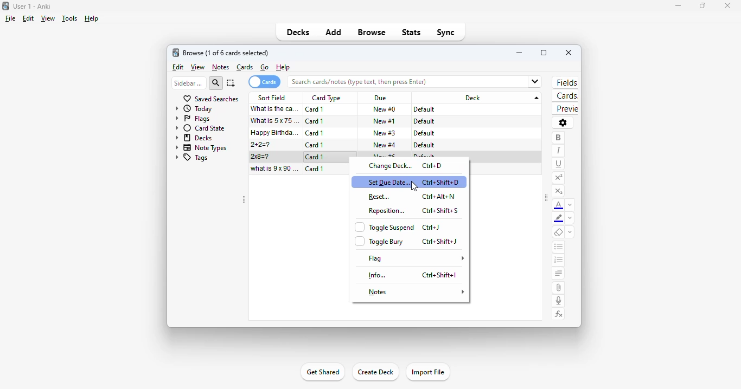 Image resolution: width=741 pixels, height=389 pixels. Describe the element at coordinates (546, 199) in the screenshot. I see `toggle sidebar` at that location.